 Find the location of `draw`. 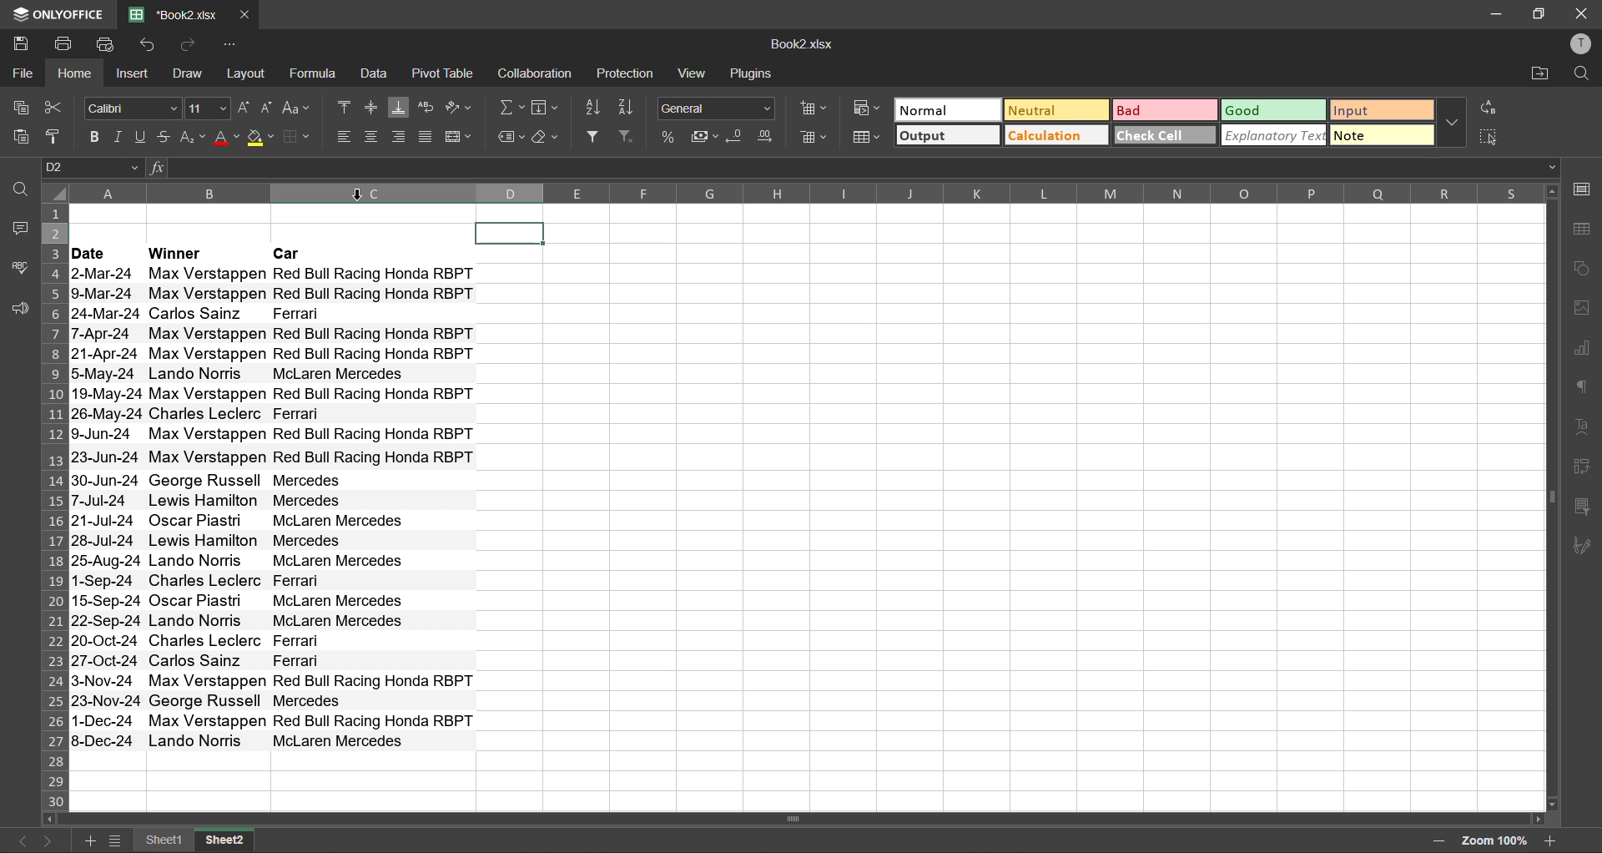

draw is located at coordinates (194, 76).